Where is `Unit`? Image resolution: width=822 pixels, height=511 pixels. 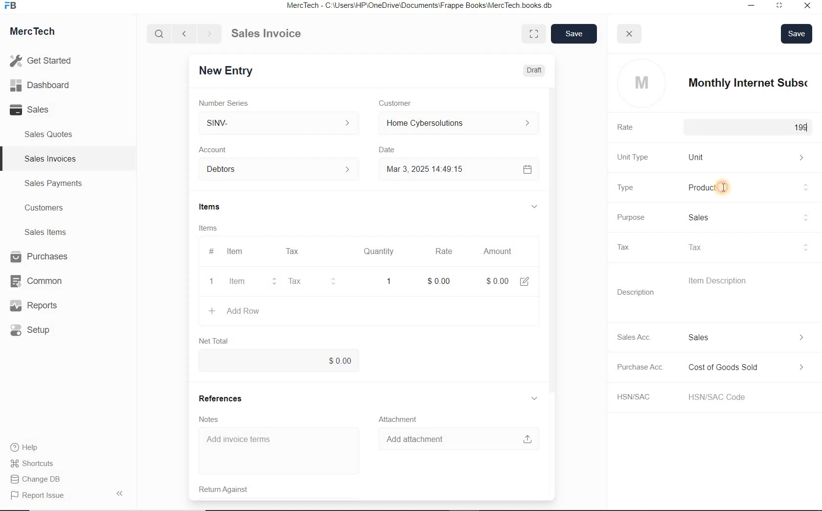 Unit is located at coordinates (749, 157).